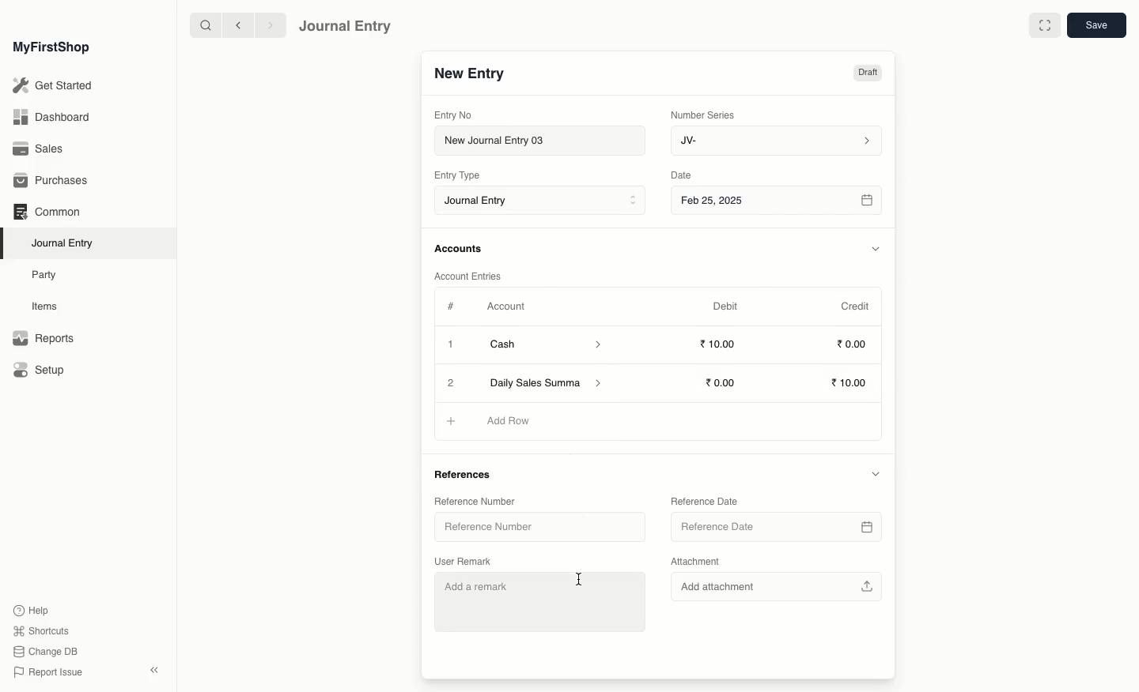 This screenshot has width=1139, height=692. Describe the element at coordinates (47, 672) in the screenshot. I see `Report Issue` at that location.